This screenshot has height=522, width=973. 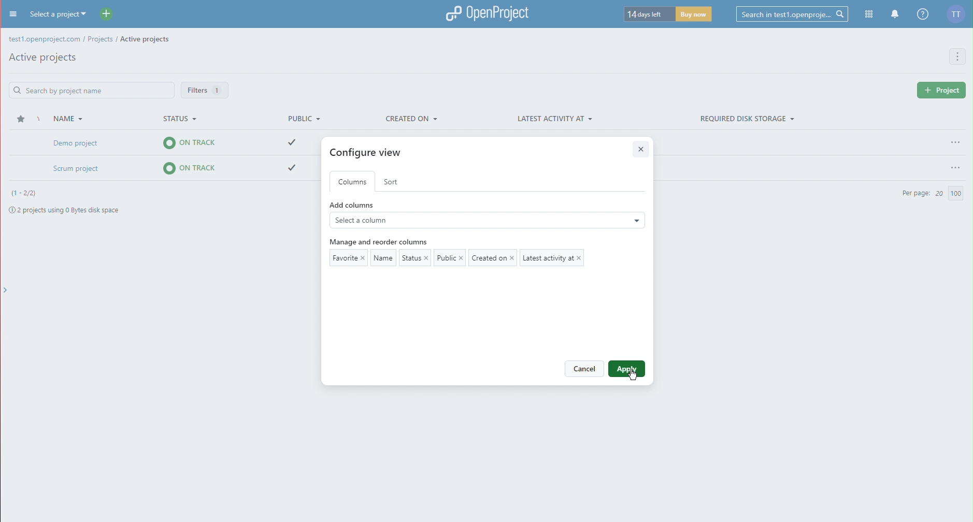 I want to click on Cursor, so click(x=633, y=374).